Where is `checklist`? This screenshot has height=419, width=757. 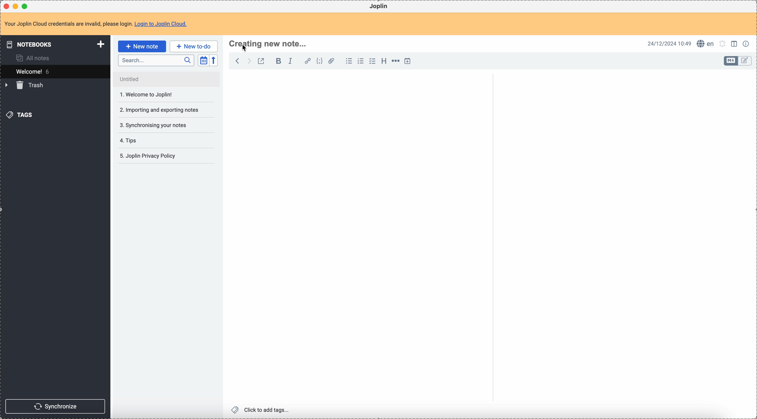
checklist is located at coordinates (372, 61).